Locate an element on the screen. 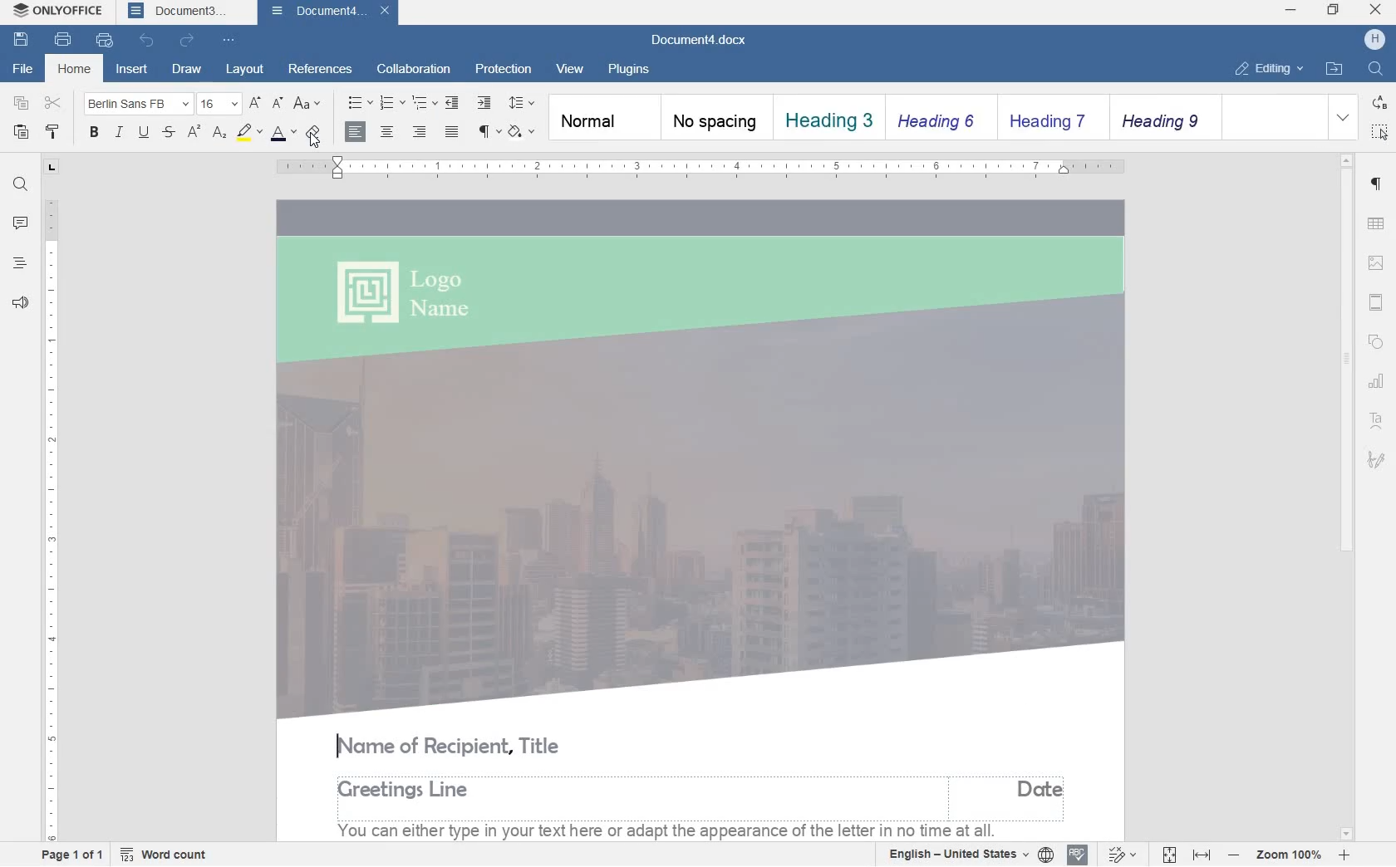  undo is located at coordinates (147, 41).